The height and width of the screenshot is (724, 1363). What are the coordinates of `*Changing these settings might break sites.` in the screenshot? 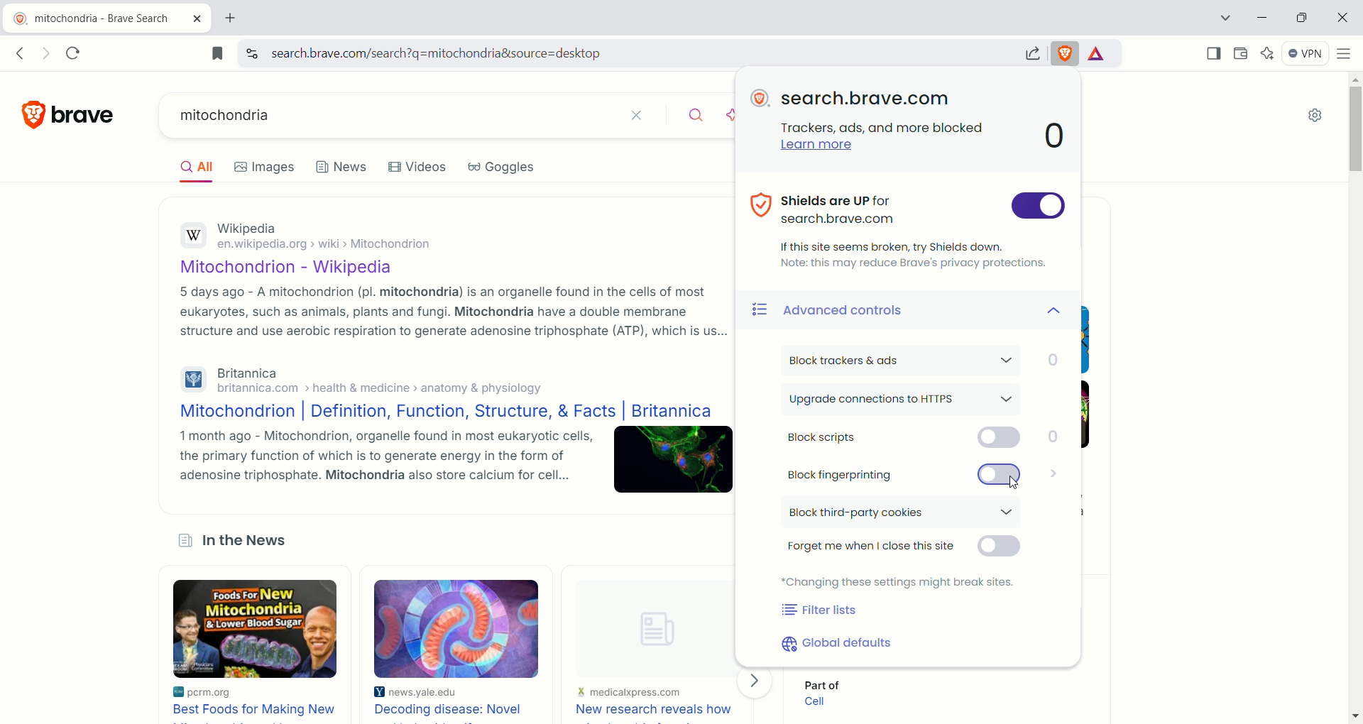 It's located at (899, 581).